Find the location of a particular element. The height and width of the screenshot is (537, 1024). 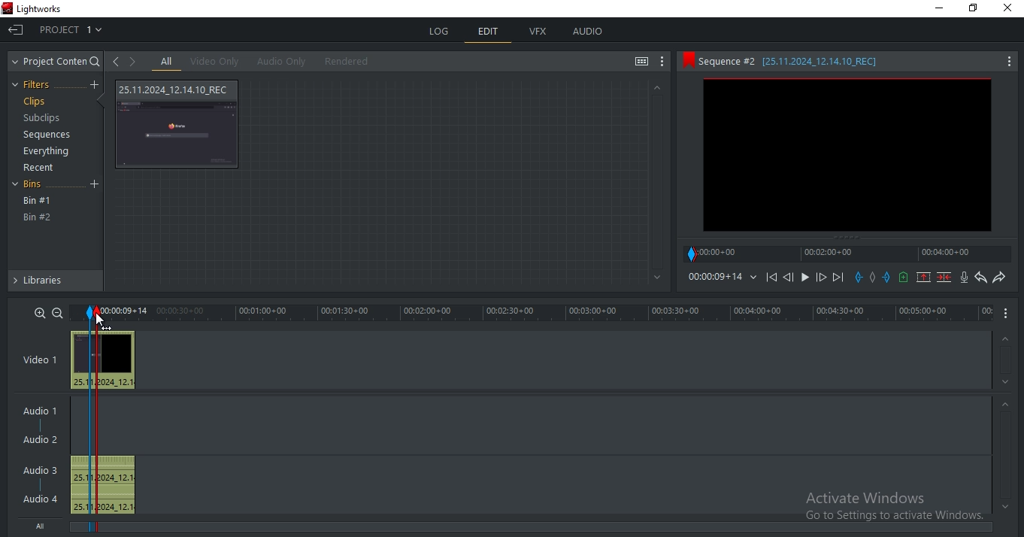

delete marked section is located at coordinates (944, 278).